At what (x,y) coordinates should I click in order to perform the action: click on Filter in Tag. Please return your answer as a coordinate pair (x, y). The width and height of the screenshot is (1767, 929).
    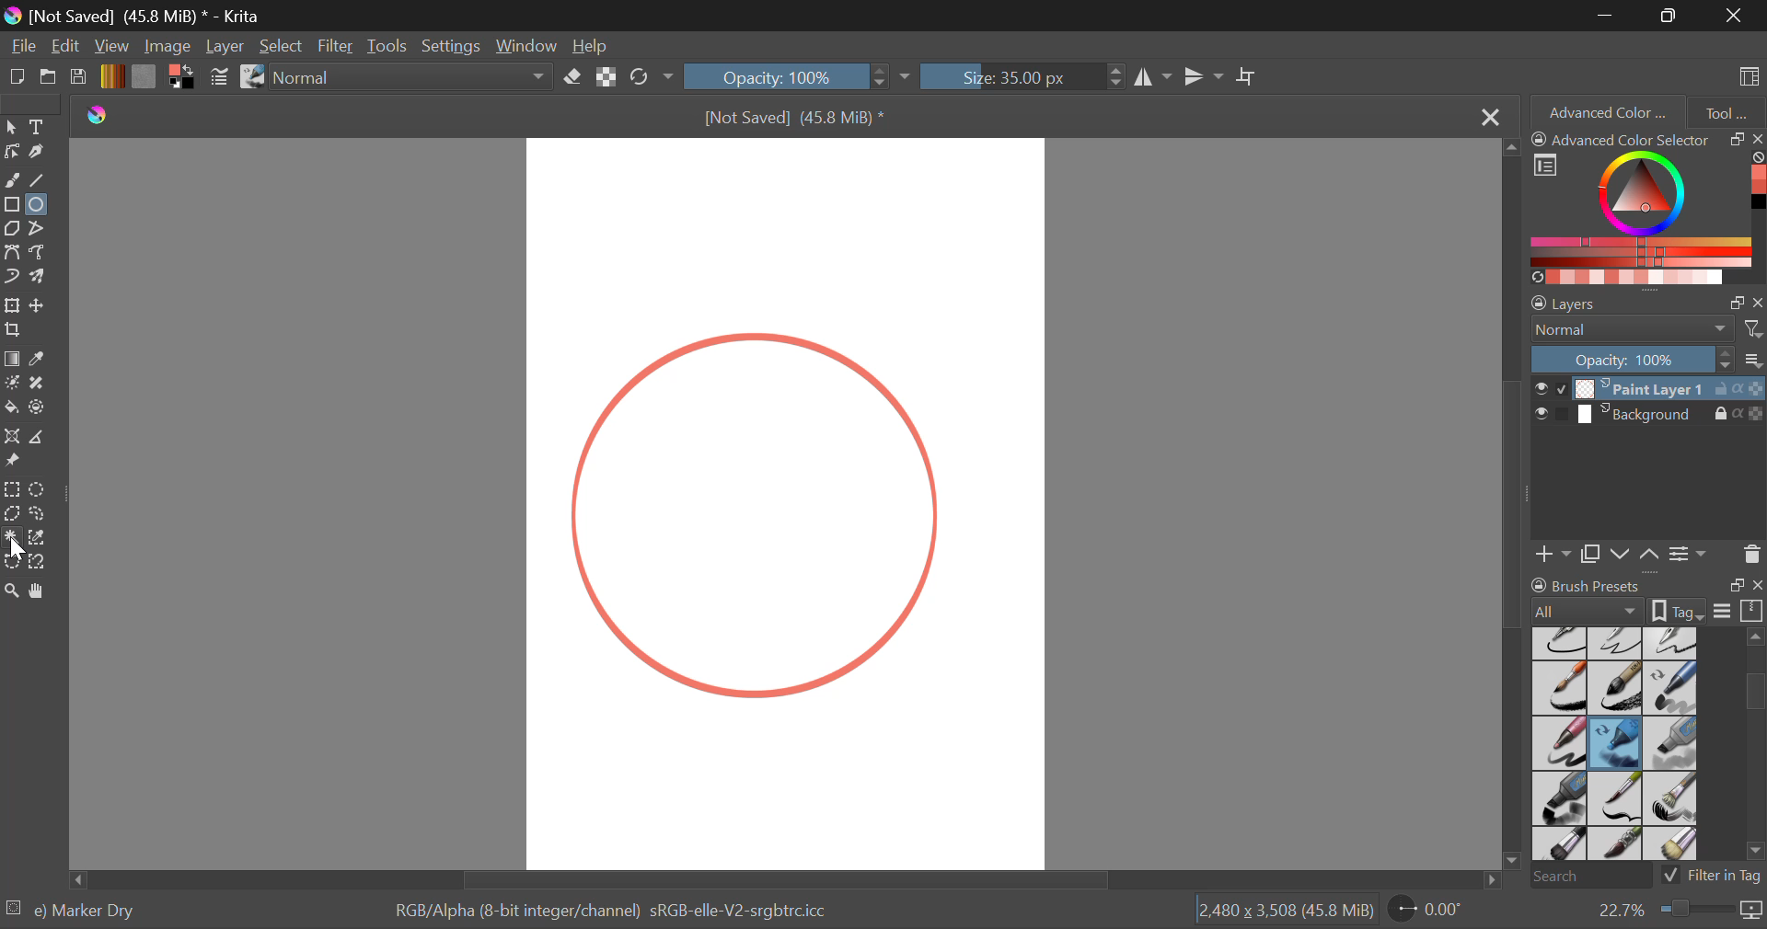
    Looking at the image, I should click on (1713, 874).